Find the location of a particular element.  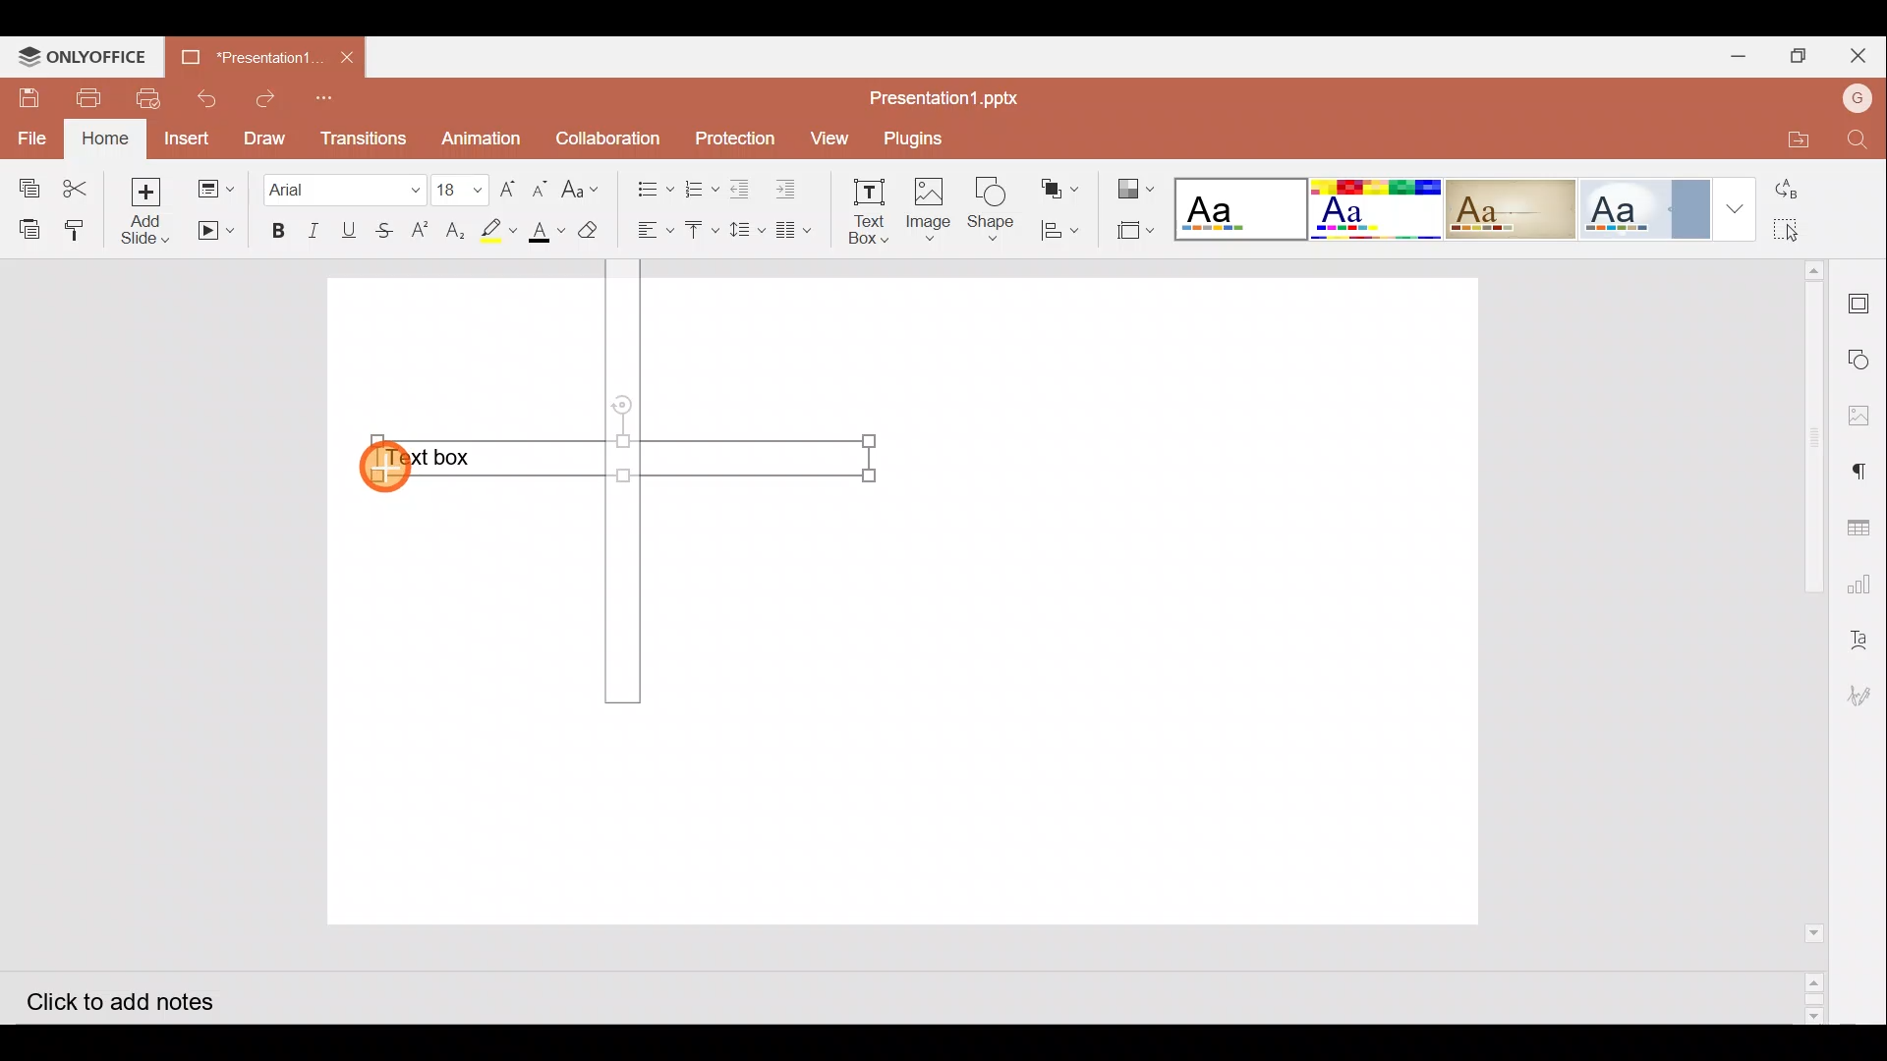

Maximize is located at coordinates (1803, 55).